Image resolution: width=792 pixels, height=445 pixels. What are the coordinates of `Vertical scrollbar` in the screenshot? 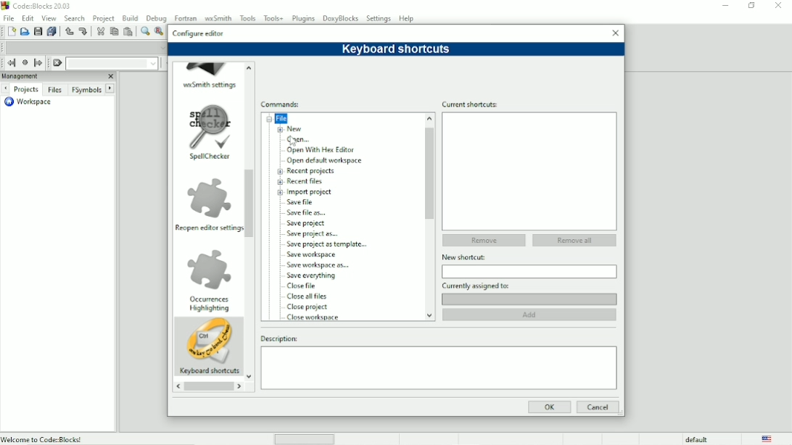 It's located at (250, 204).